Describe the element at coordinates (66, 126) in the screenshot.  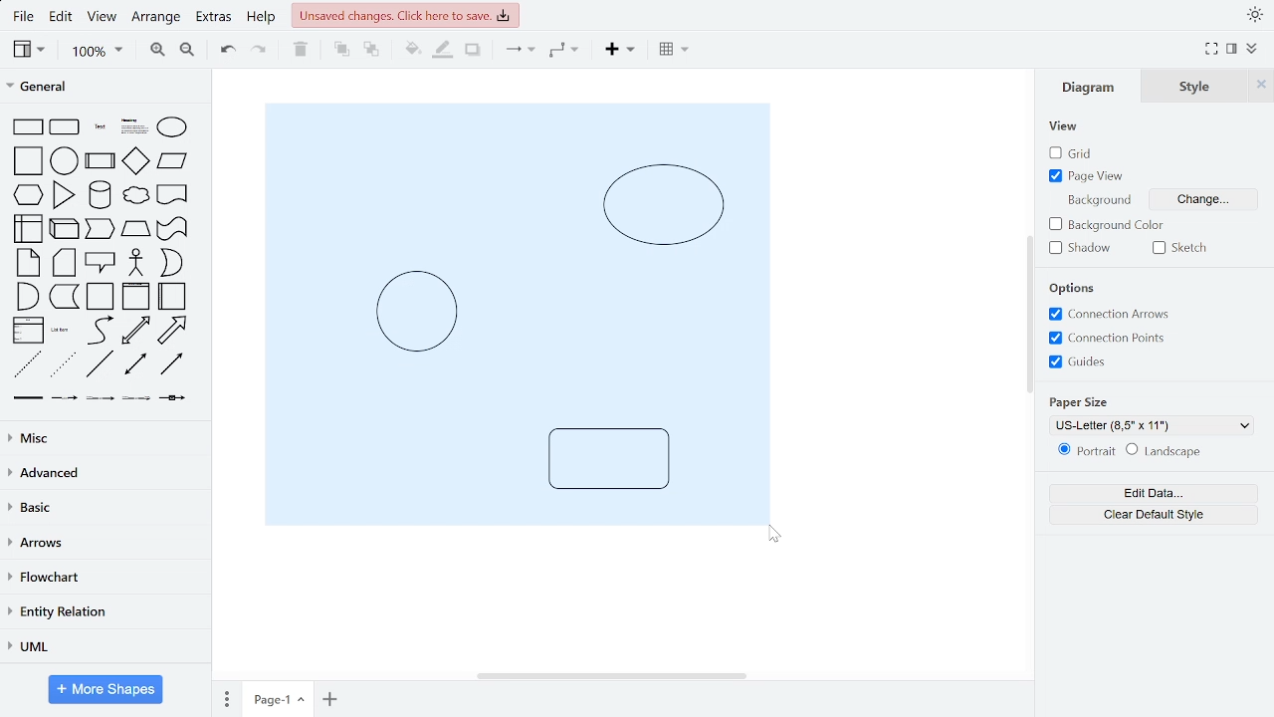
I see `rounded rectangle` at that location.